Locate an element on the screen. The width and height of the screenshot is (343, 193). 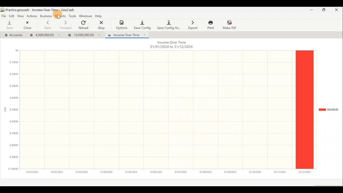
Edit is located at coordinates (11, 16).